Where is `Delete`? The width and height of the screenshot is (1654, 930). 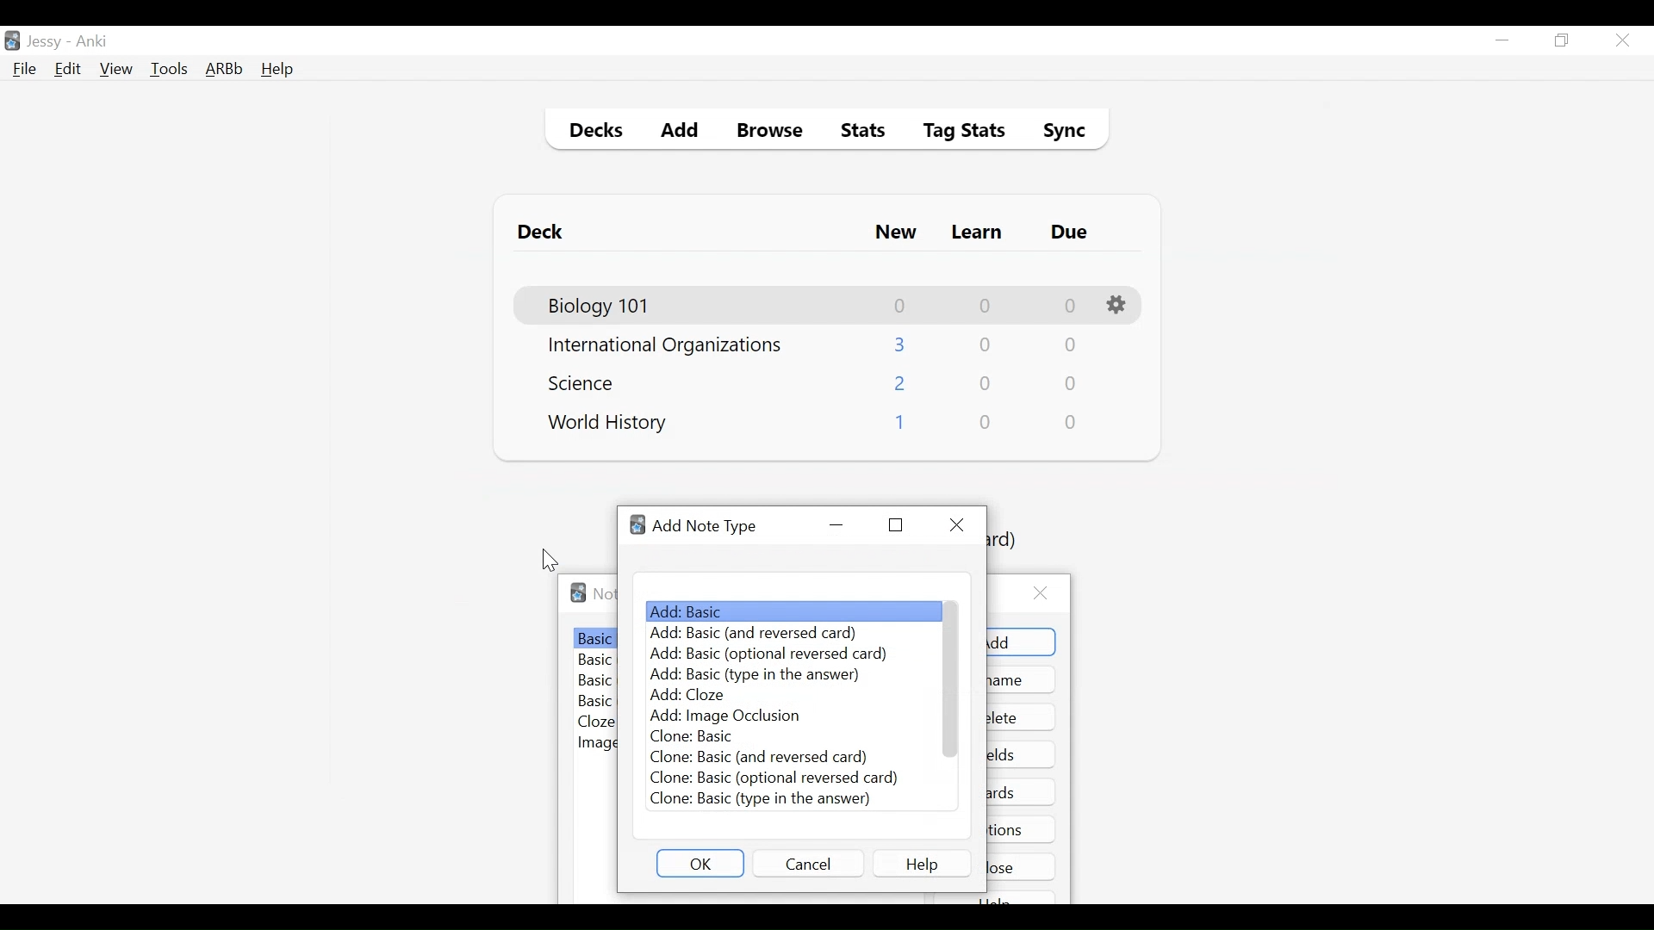 Delete is located at coordinates (1022, 717).